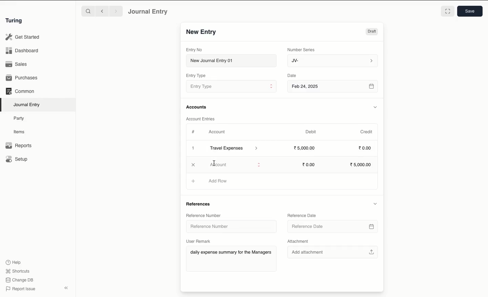 Image resolution: width=488 pixels, height=297 pixels. I want to click on Get Started, so click(23, 37).